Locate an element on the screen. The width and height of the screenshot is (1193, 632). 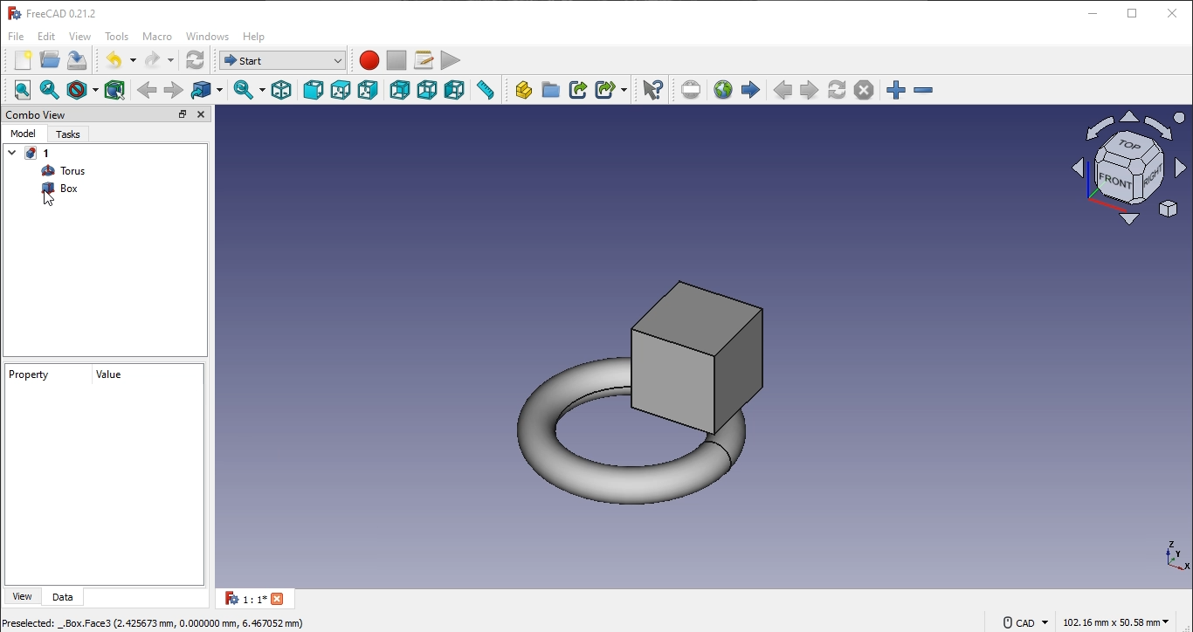
edit is located at coordinates (48, 37).